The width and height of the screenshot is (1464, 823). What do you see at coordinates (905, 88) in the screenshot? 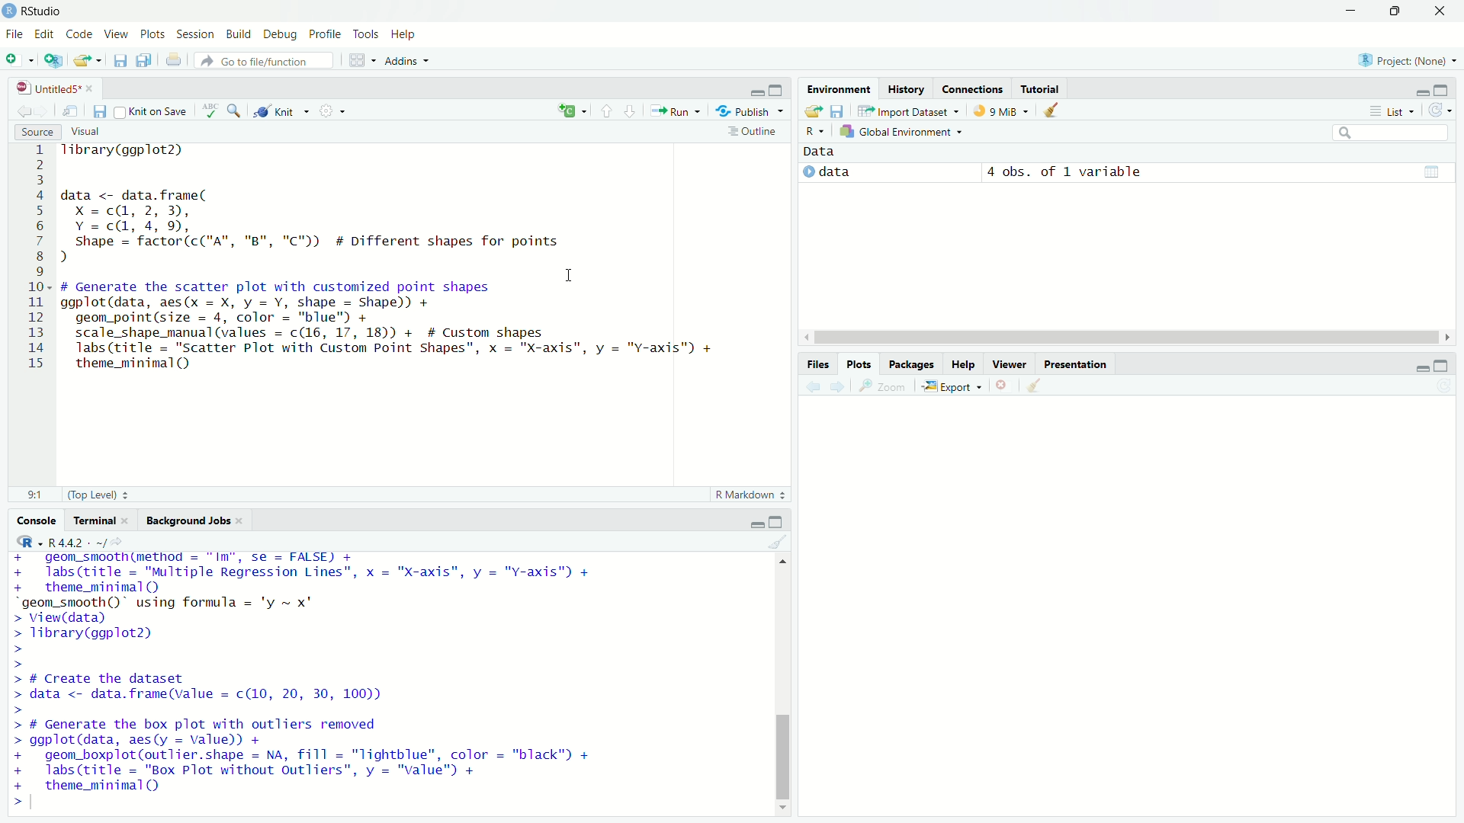
I see `History` at bounding box center [905, 88].